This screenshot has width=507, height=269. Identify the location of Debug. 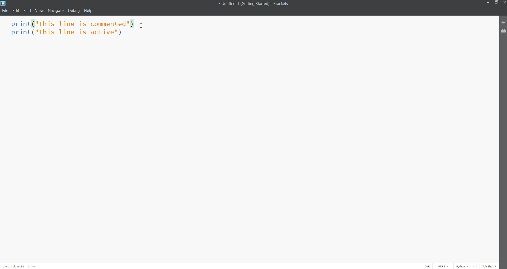
(74, 11).